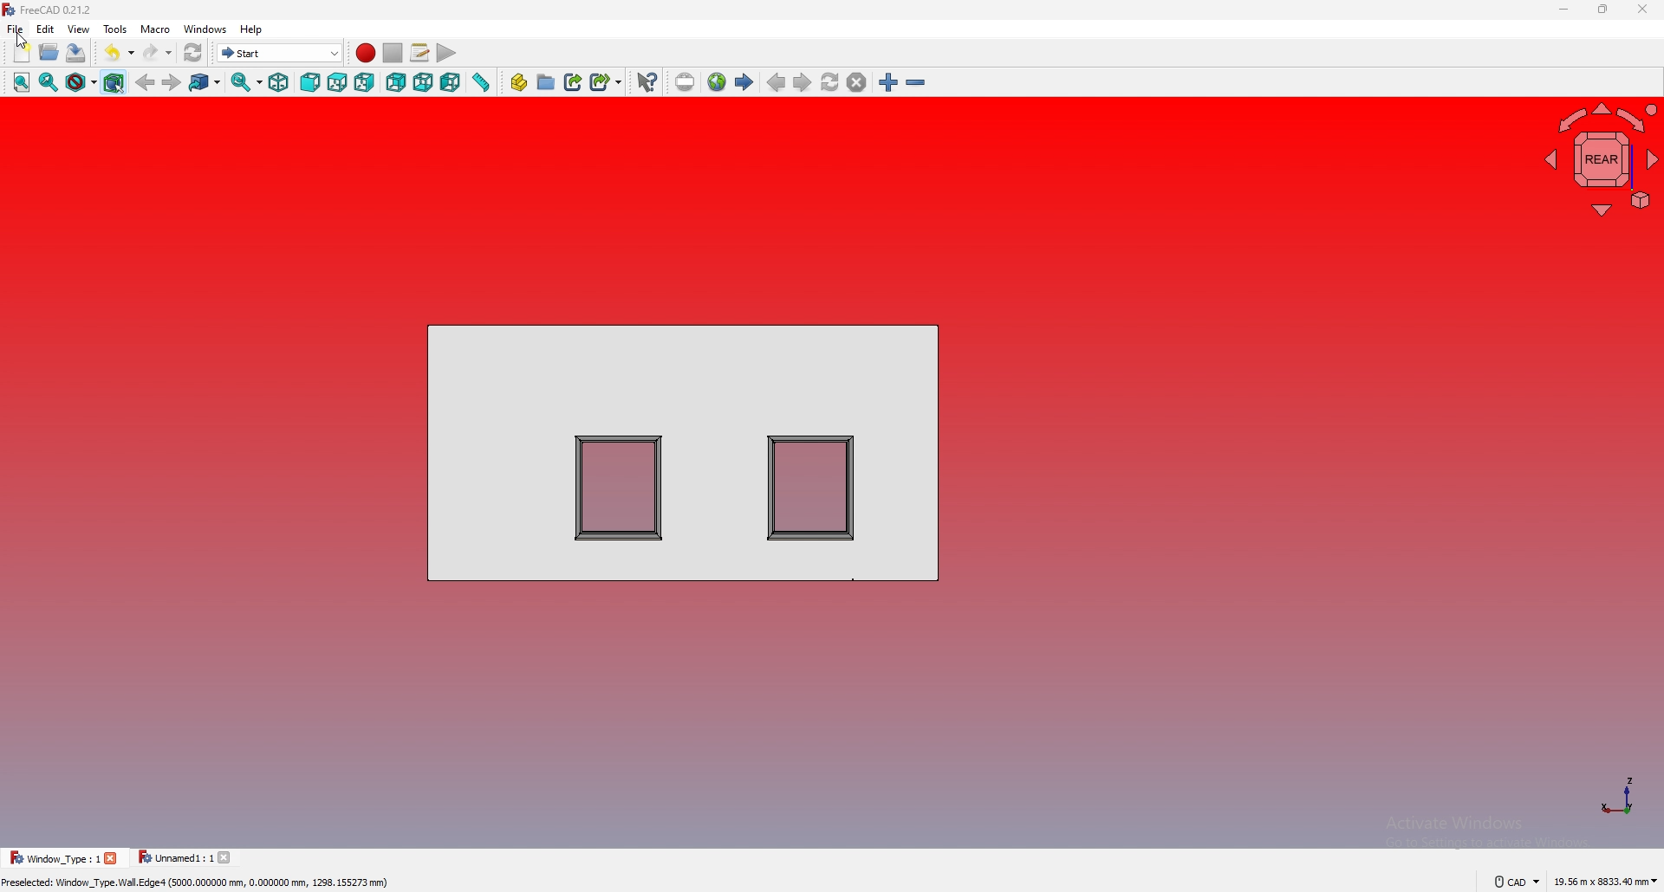 This screenshot has height=892, width=1664. I want to click on fit all, so click(22, 81).